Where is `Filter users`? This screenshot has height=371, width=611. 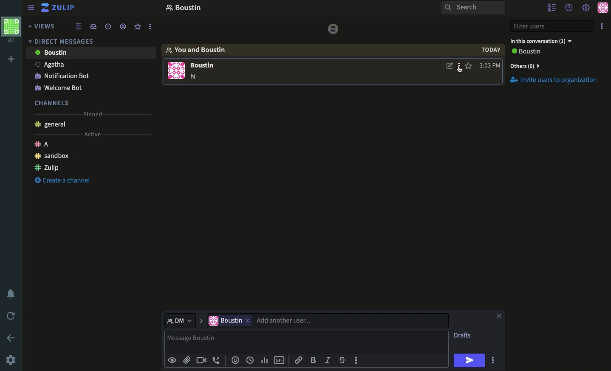 Filter users is located at coordinates (553, 27).